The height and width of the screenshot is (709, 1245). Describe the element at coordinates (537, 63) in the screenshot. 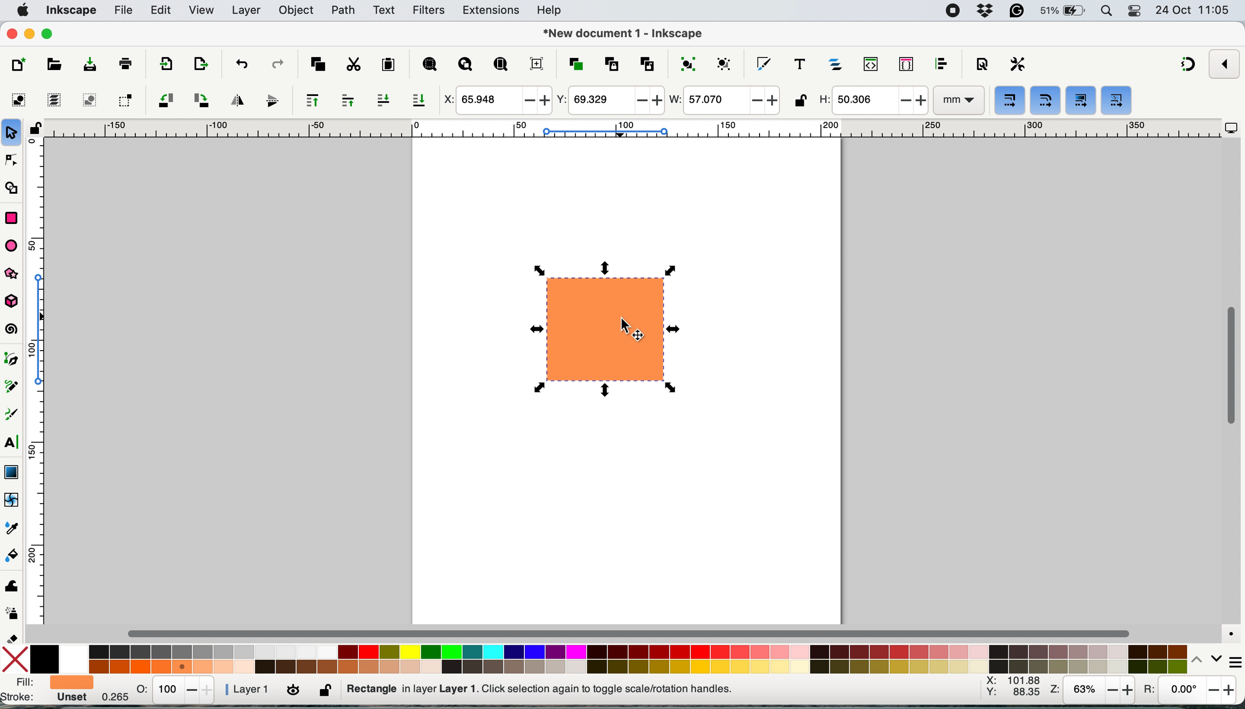

I see `zoom center page` at that location.